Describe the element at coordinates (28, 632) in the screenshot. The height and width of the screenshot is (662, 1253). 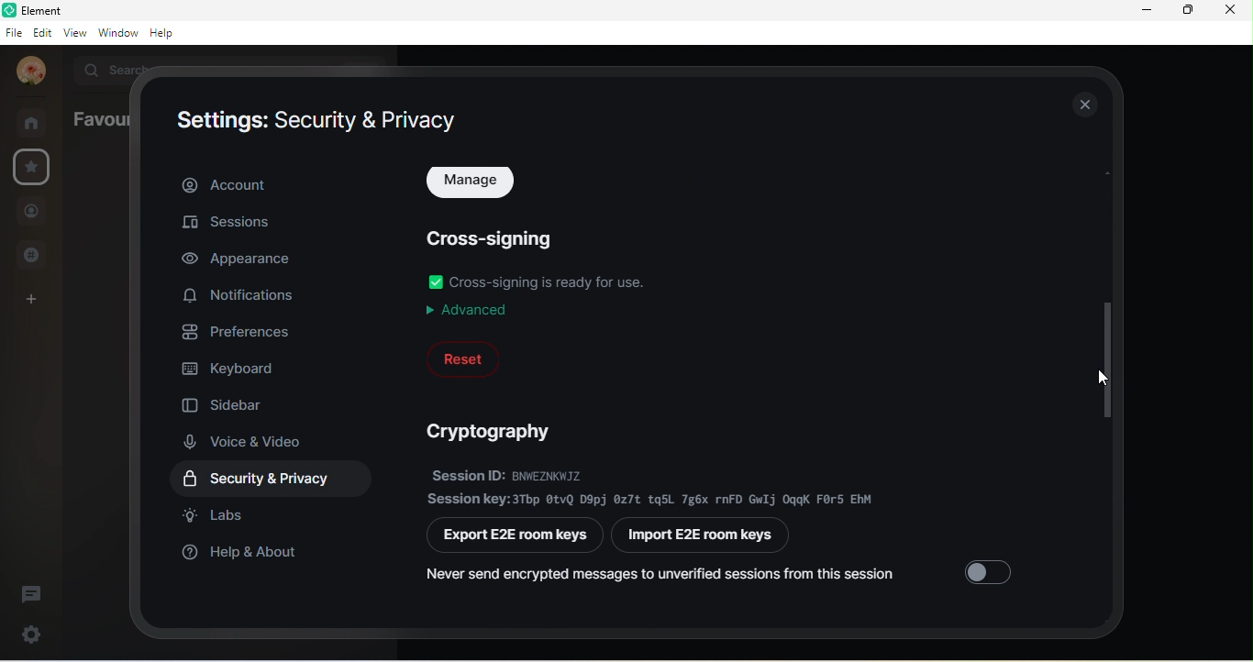
I see `quick settings` at that location.